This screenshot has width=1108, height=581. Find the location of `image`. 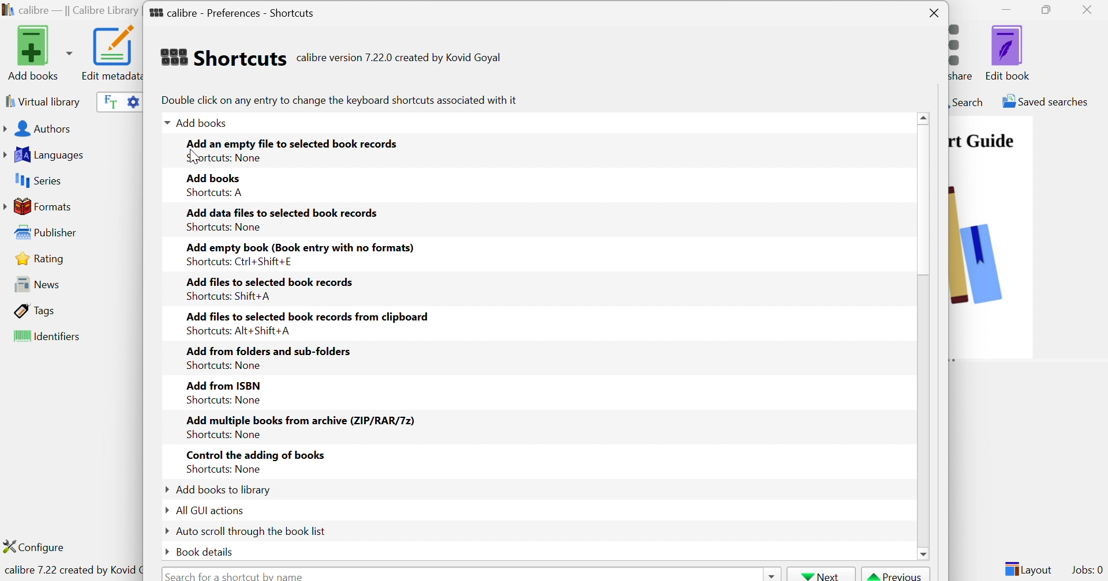

image is located at coordinates (990, 263).